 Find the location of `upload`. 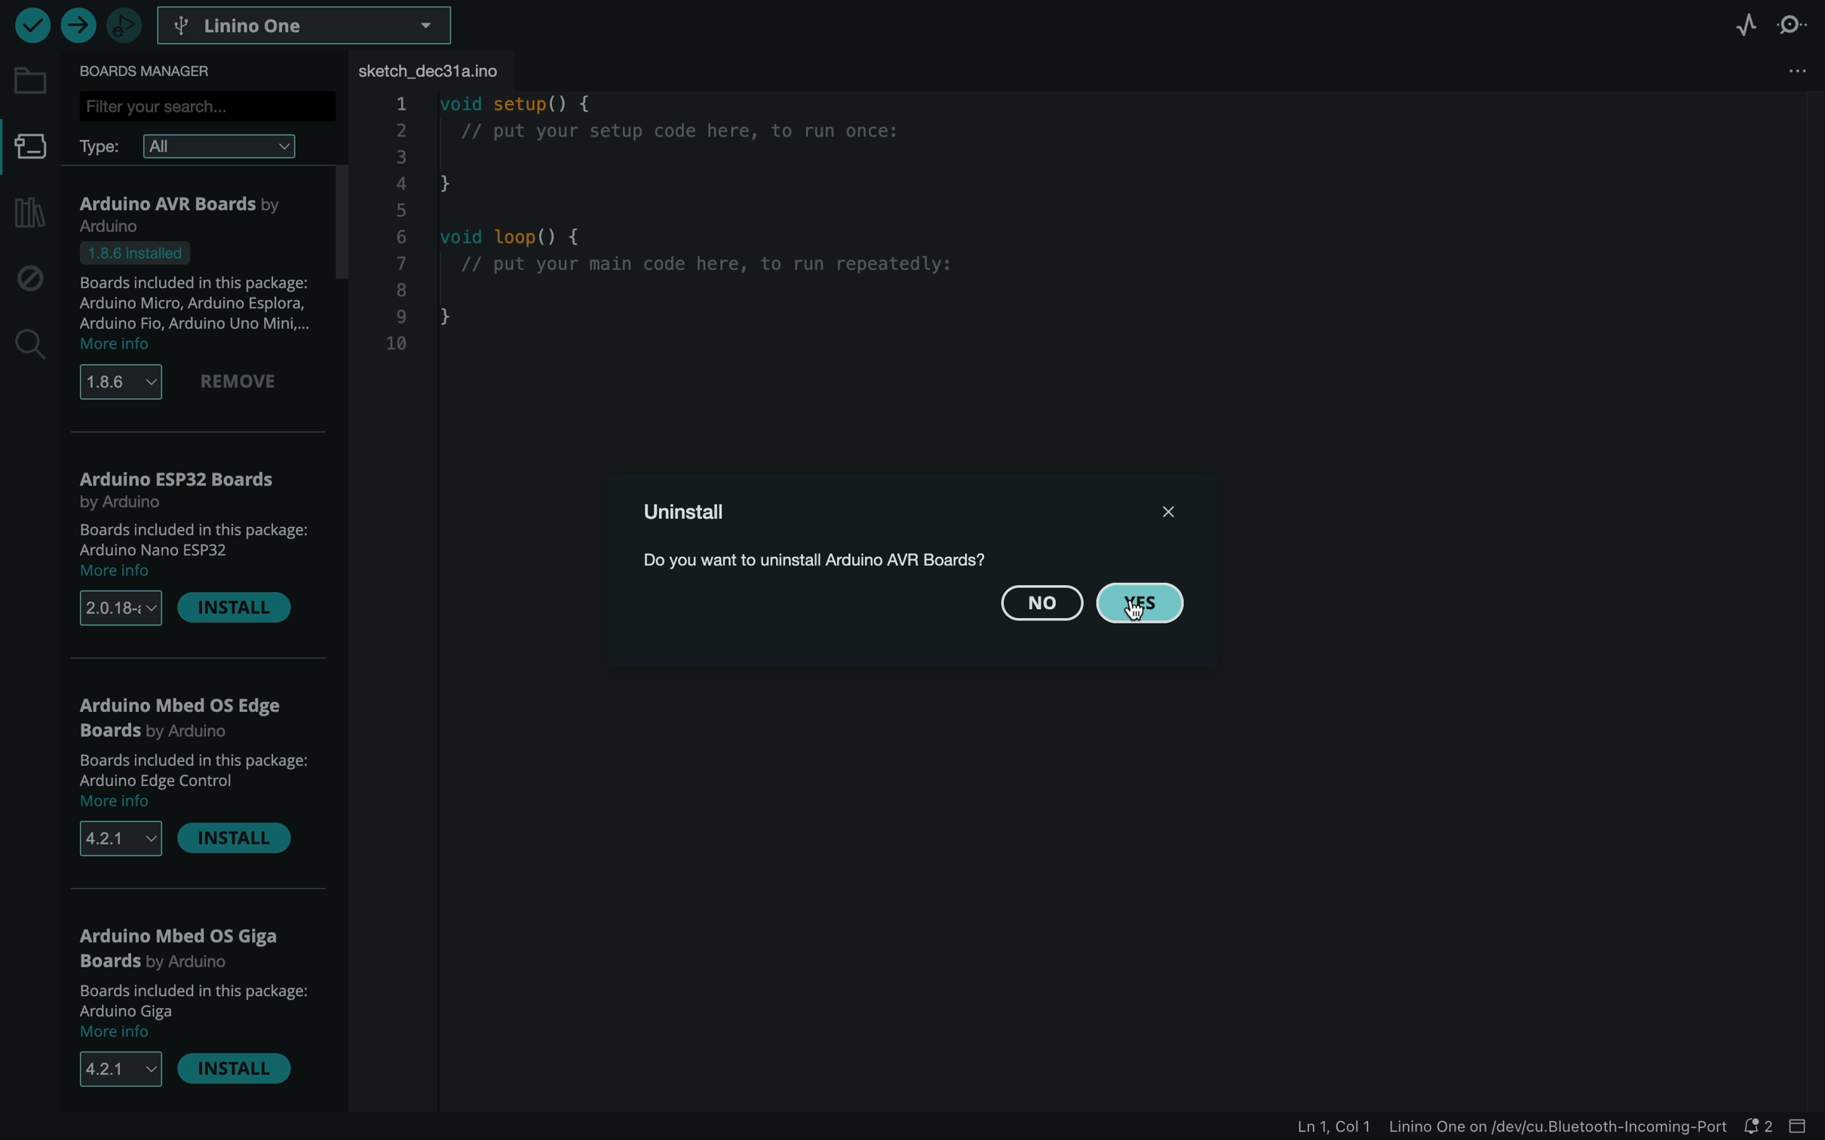

upload is located at coordinates (77, 29).